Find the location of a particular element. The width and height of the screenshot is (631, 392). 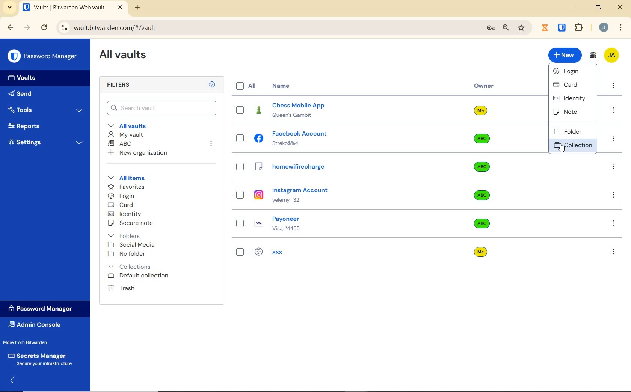

jibble extension is located at coordinates (545, 27).